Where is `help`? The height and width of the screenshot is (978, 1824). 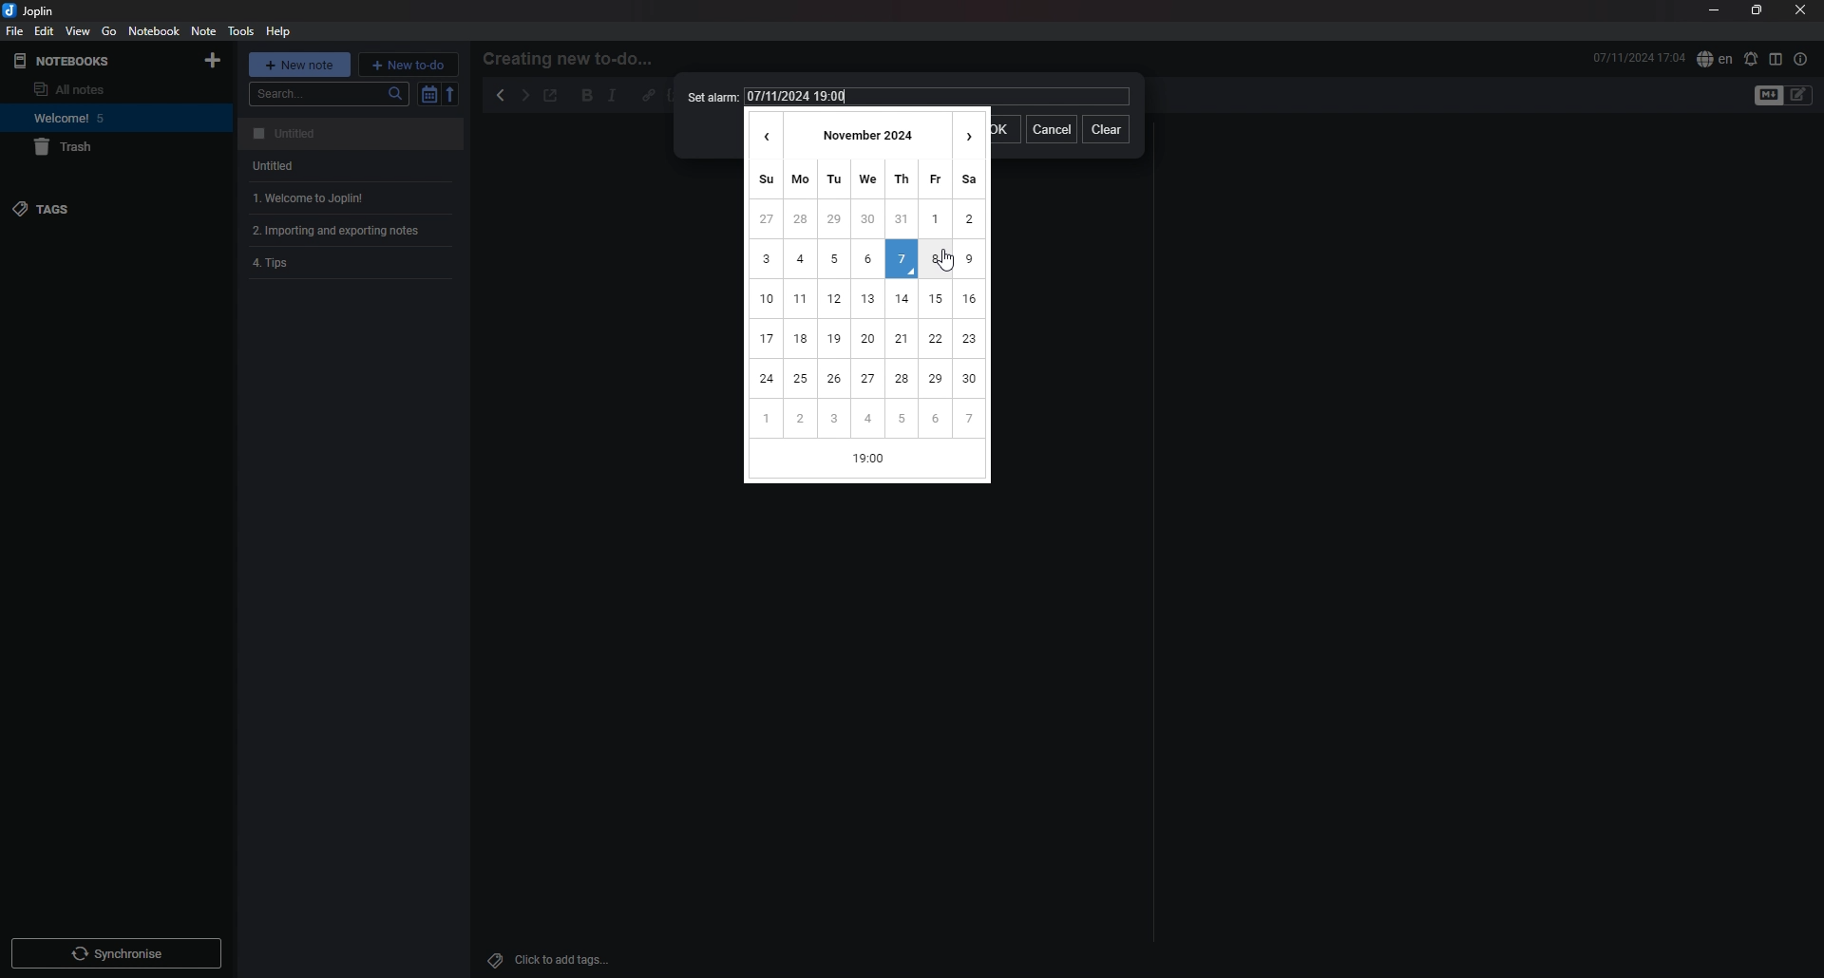
help is located at coordinates (280, 32).